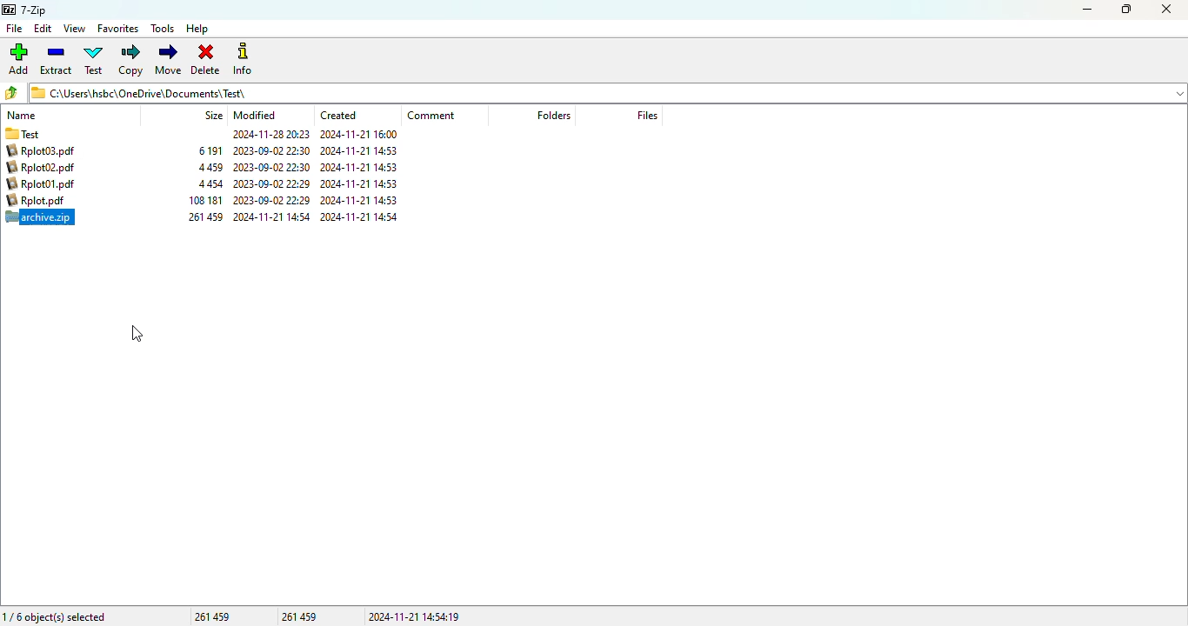  Describe the element at coordinates (130, 60) in the screenshot. I see `copy` at that location.